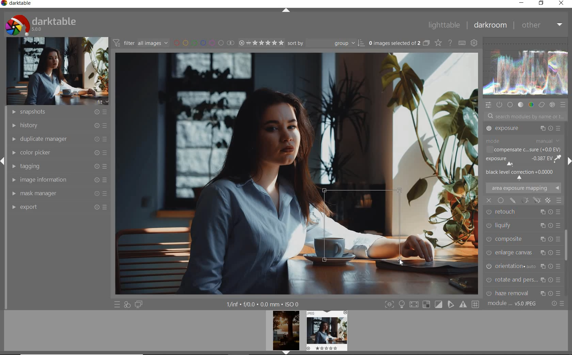 This screenshot has height=355, width=572. Describe the element at coordinates (521, 105) in the screenshot. I see `TONE` at that location.